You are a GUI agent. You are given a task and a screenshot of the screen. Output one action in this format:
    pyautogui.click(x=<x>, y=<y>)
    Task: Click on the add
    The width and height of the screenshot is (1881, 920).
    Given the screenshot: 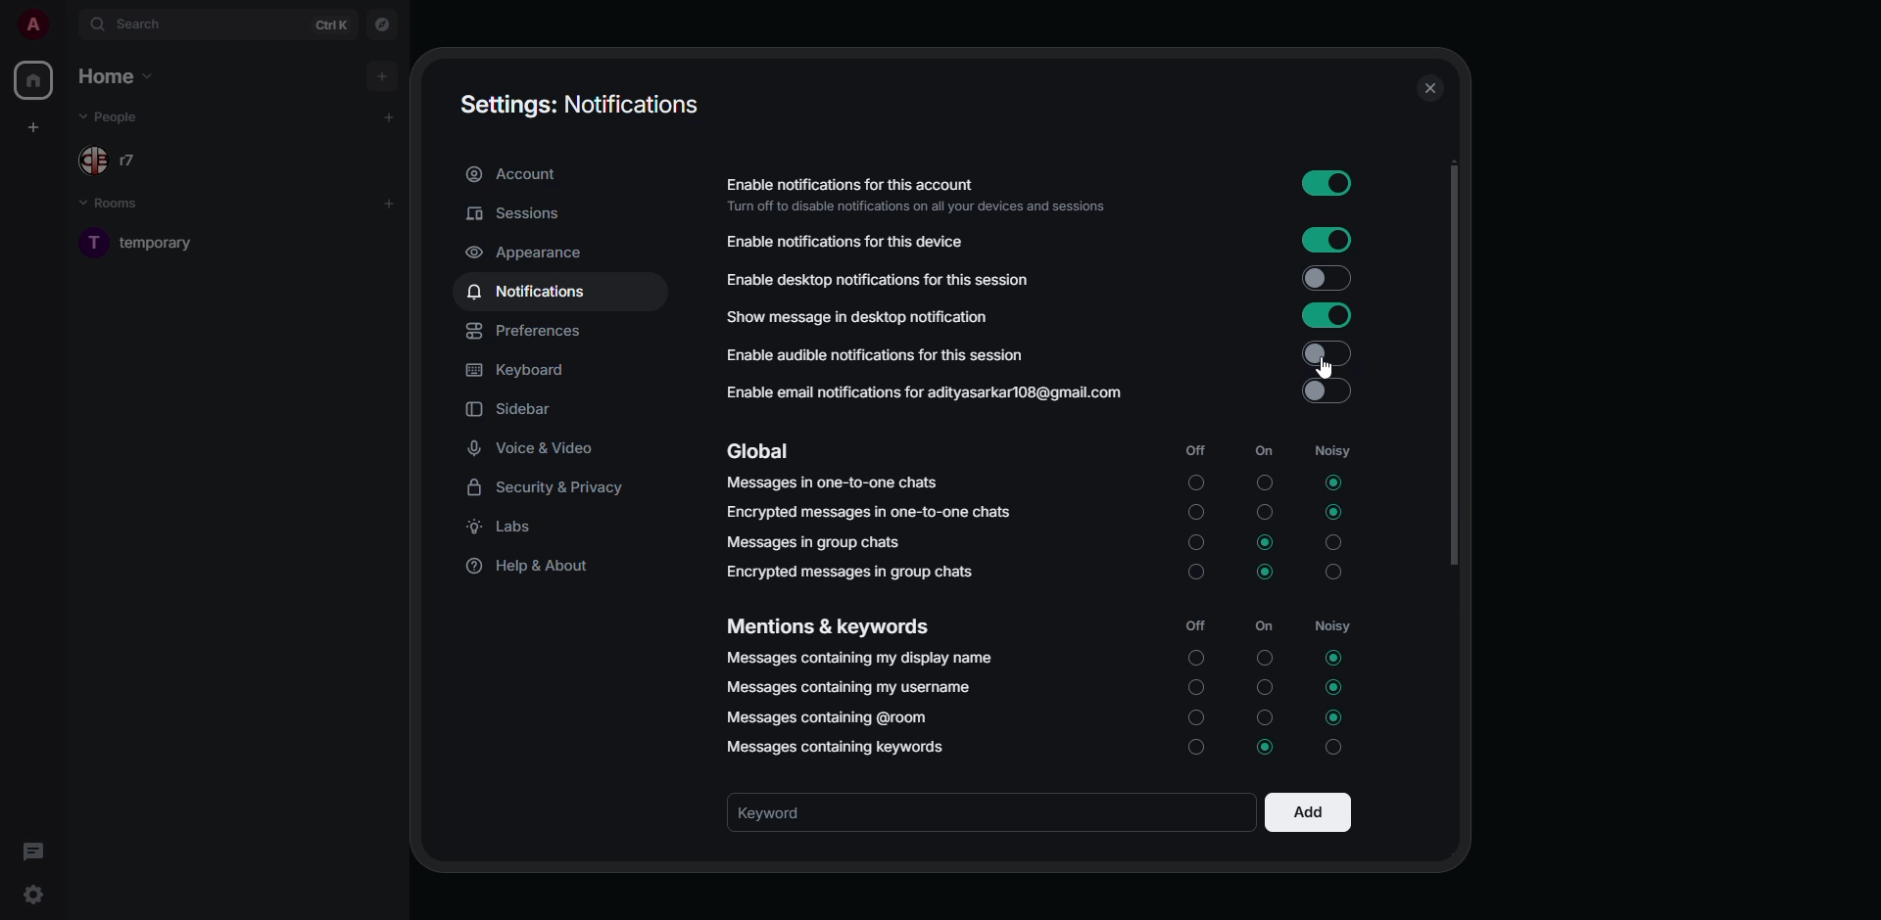 What is the action you would take?
    pyautogui.click(x=1306, y=813)
    